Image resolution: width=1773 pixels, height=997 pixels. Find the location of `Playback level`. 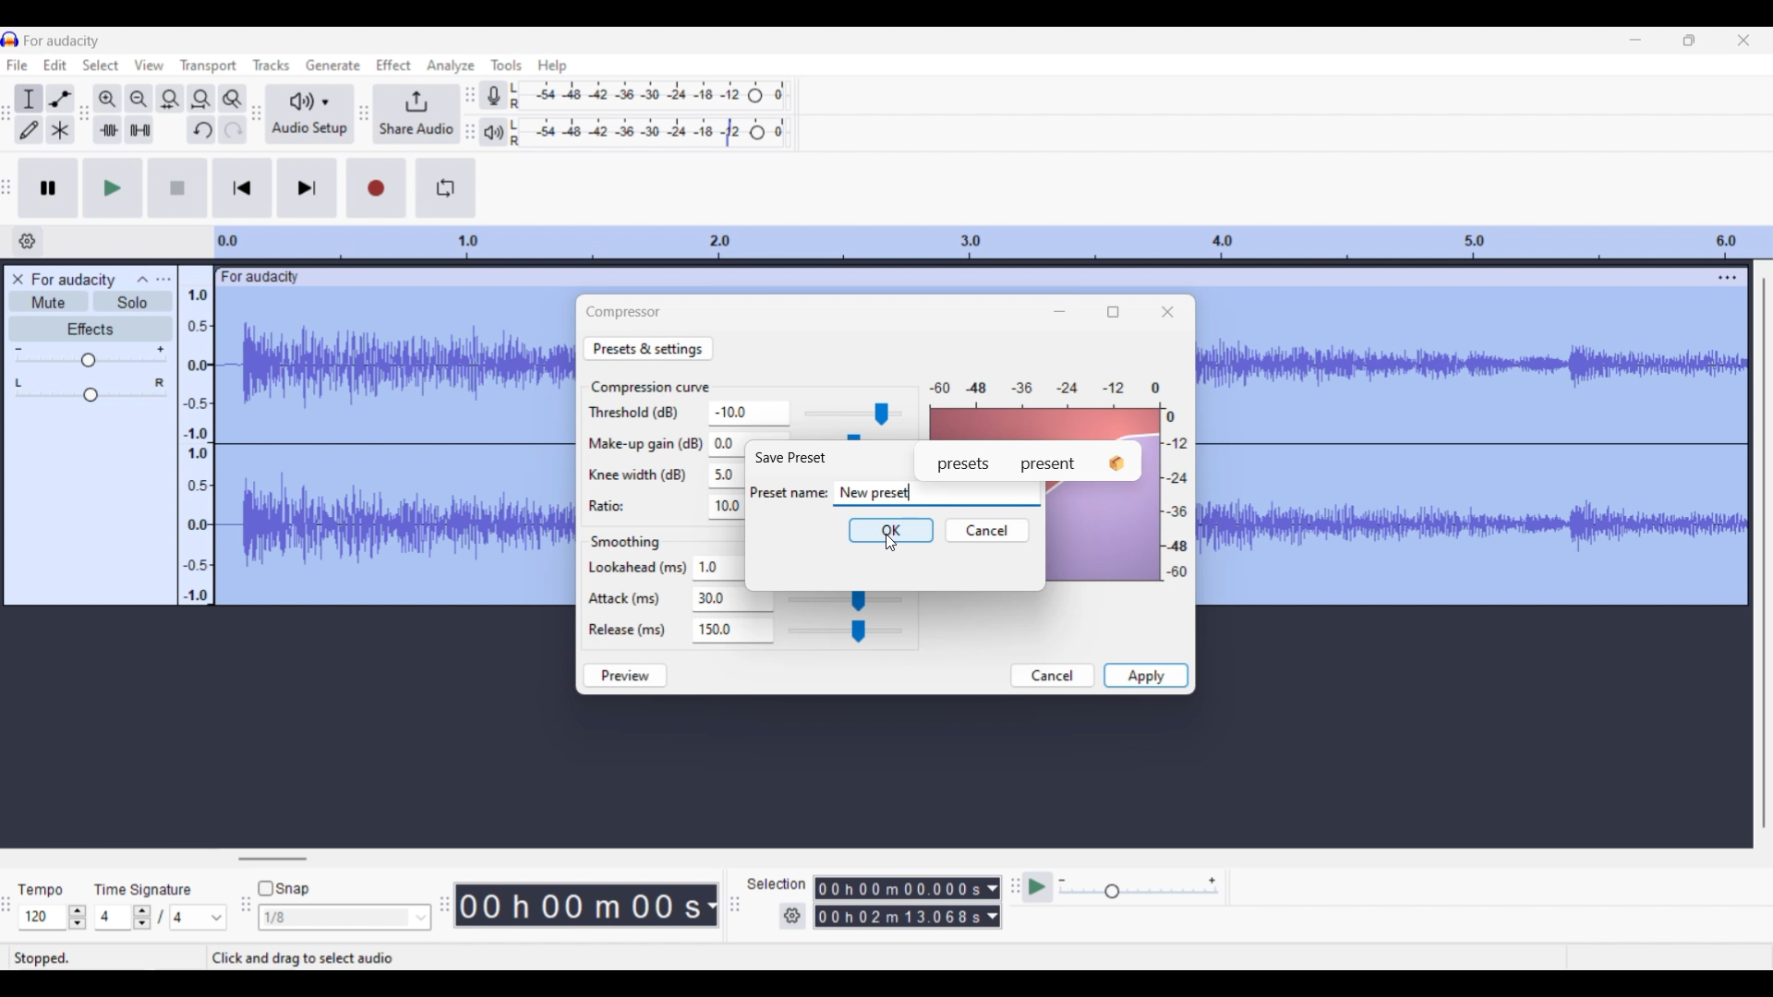

Playback level is located at coordinates (649, 133).